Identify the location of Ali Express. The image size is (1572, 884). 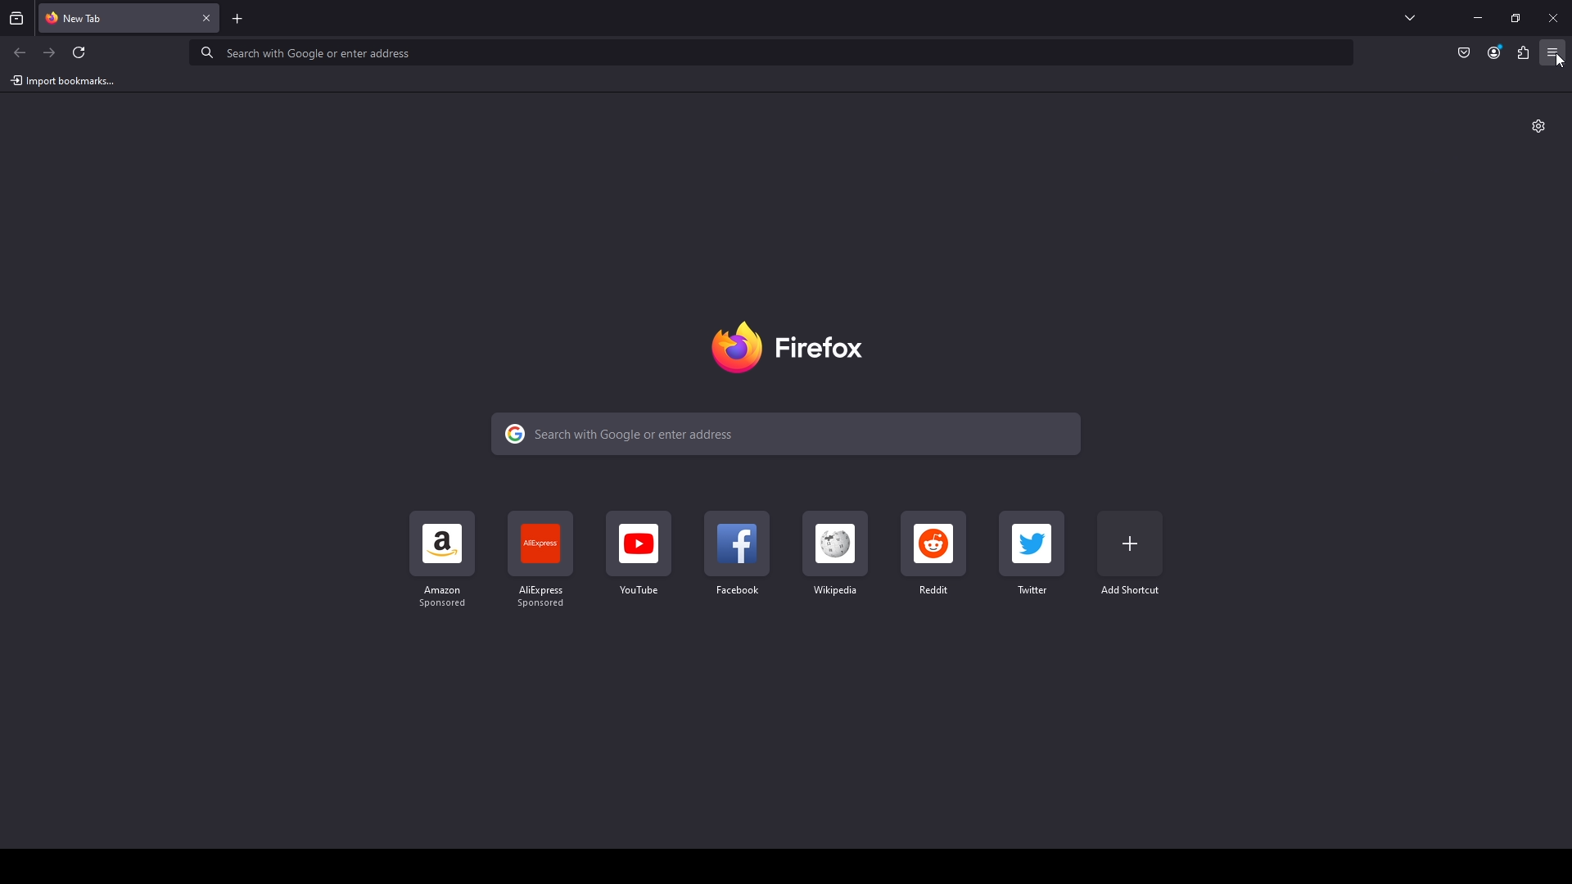
(543, 562).